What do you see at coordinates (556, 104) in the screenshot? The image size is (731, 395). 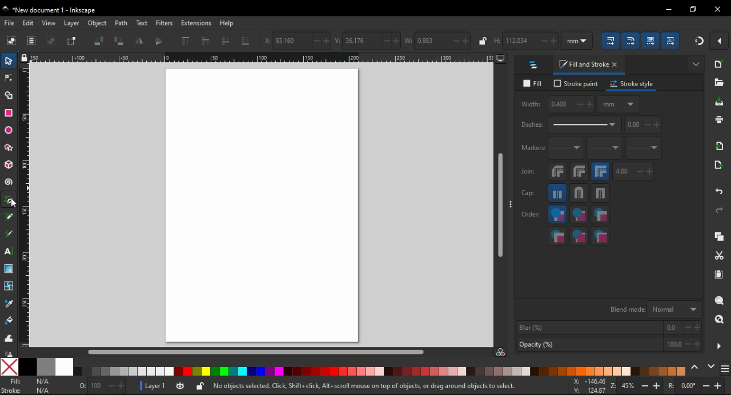 I see `width` at bounding box center [556, 104].